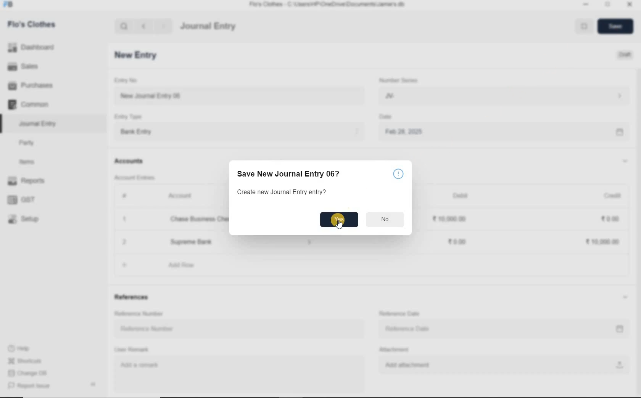 Image resolution: width=641 pixels, height=398 pixels. I want to click on cursor, so click(339, 225).